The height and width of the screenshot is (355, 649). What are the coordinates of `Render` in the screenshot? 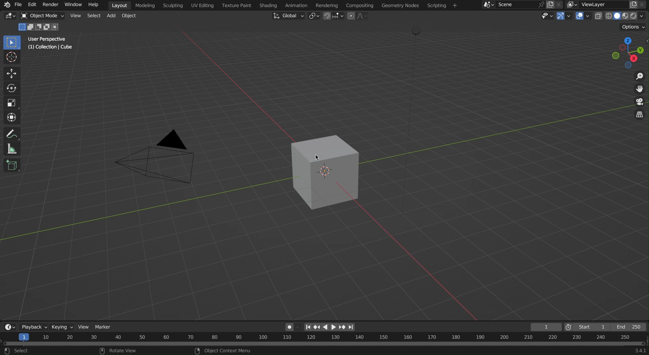 It's located at (50, 5).